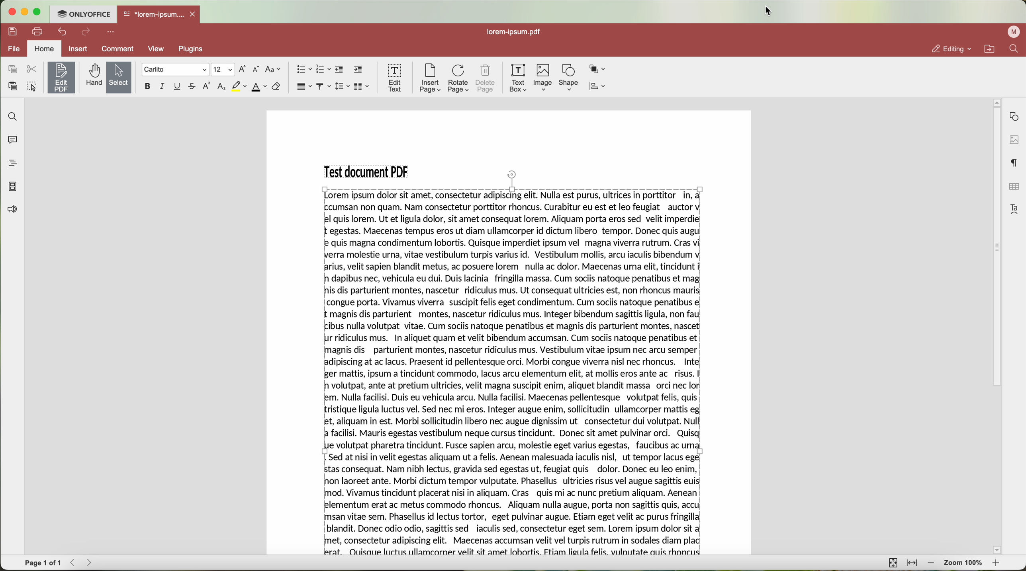  What do you see at coordinates (274, 69) in the screenshot?
I see `change case` at bounding box center [274, 69].